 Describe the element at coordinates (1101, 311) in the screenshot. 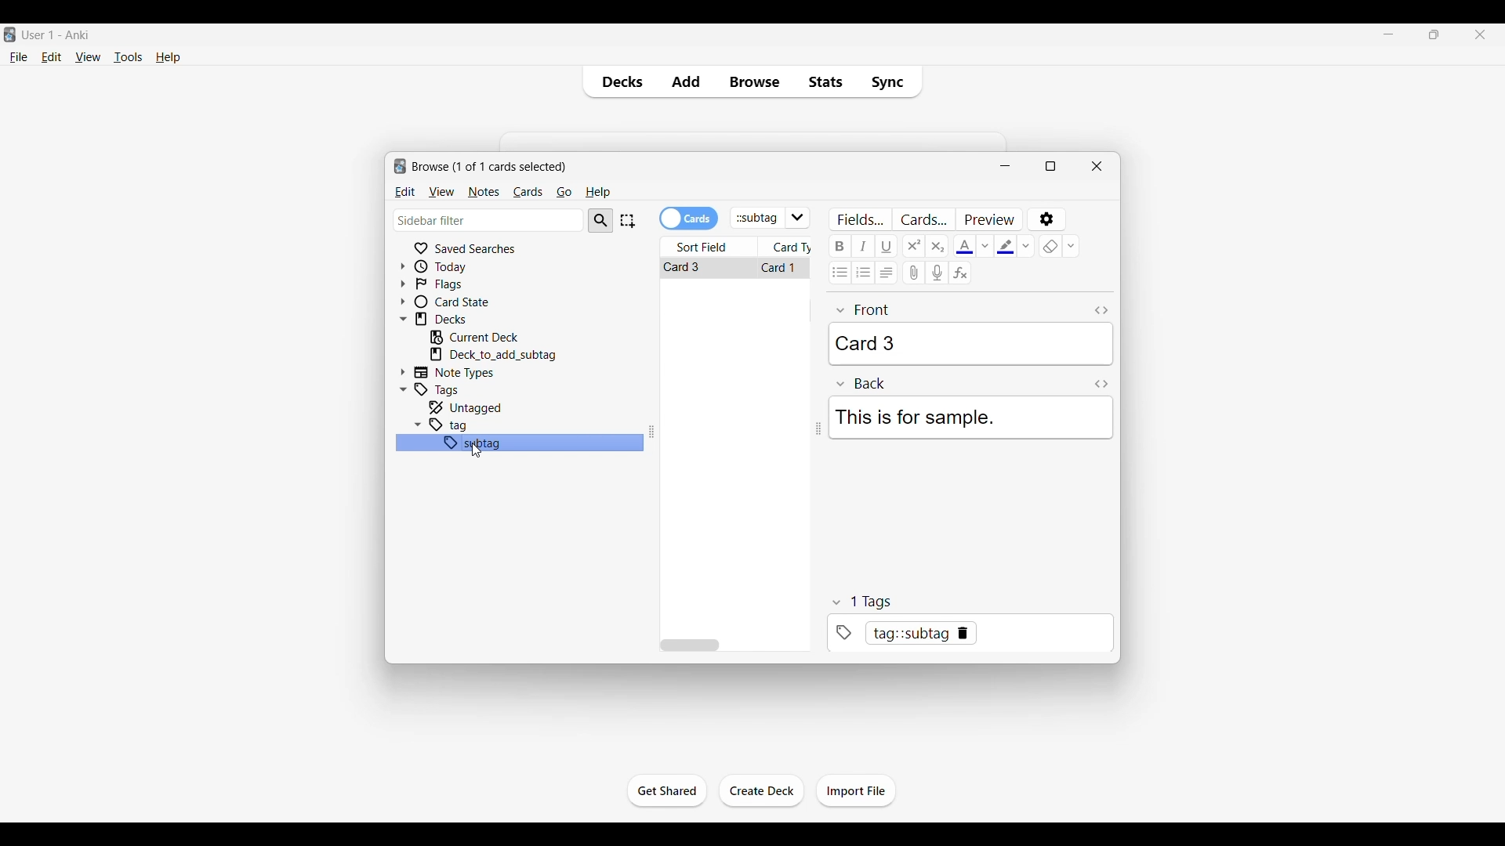

I see `Toggle HTML editor` at that location.